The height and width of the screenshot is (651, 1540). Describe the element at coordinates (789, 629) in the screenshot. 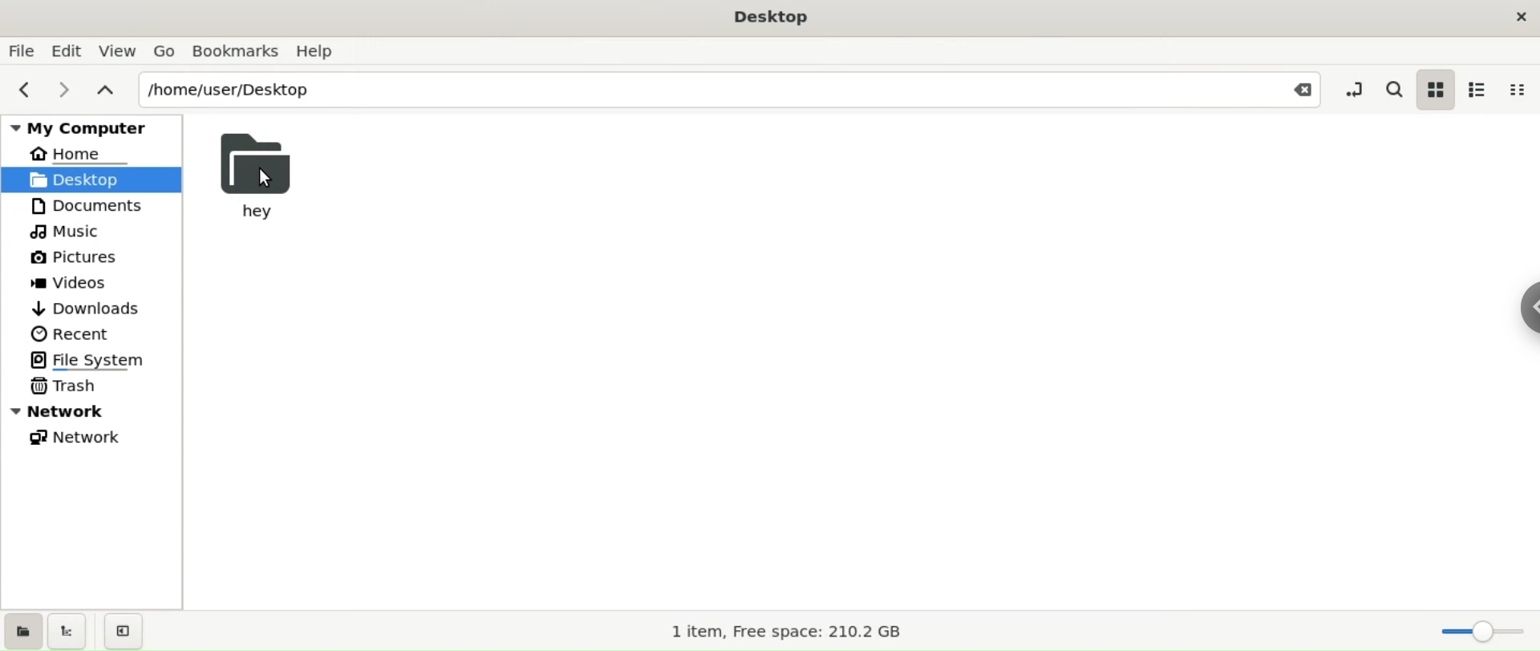

I see `1 Item, Free space: 210.2 GB` at that location.